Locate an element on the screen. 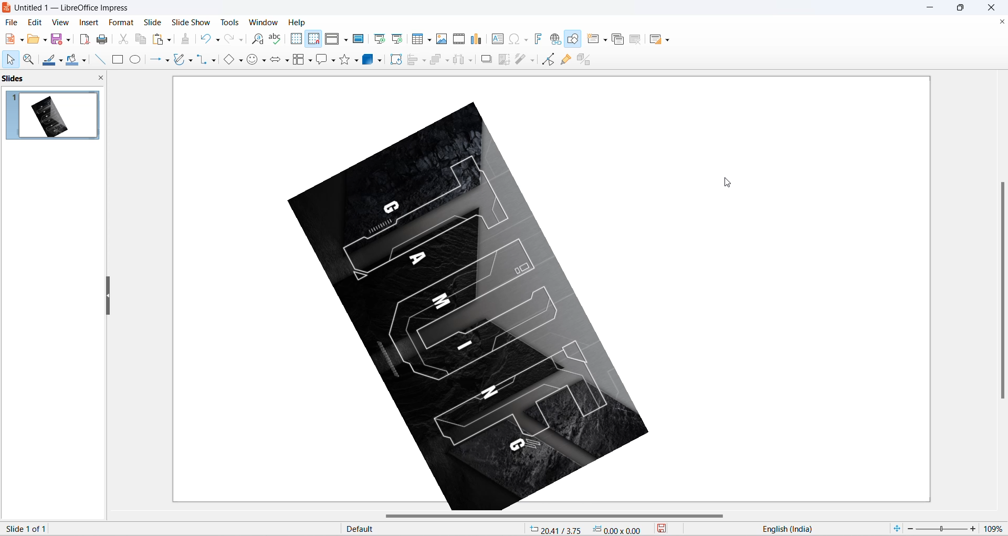 The image size is (1008, 536). ellipse is located at coordinates (136, 59).